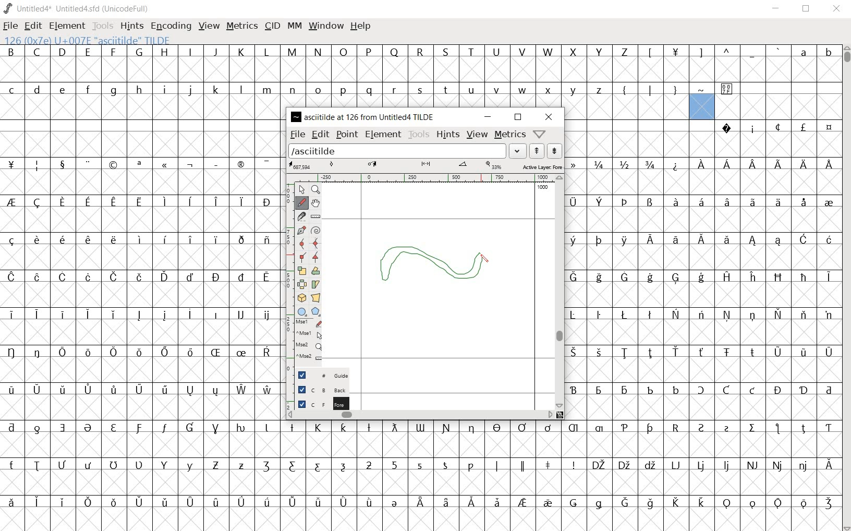 The height and width of the screenshot is (531, 851). I want to click on cut splines in two, so click(303, 216).